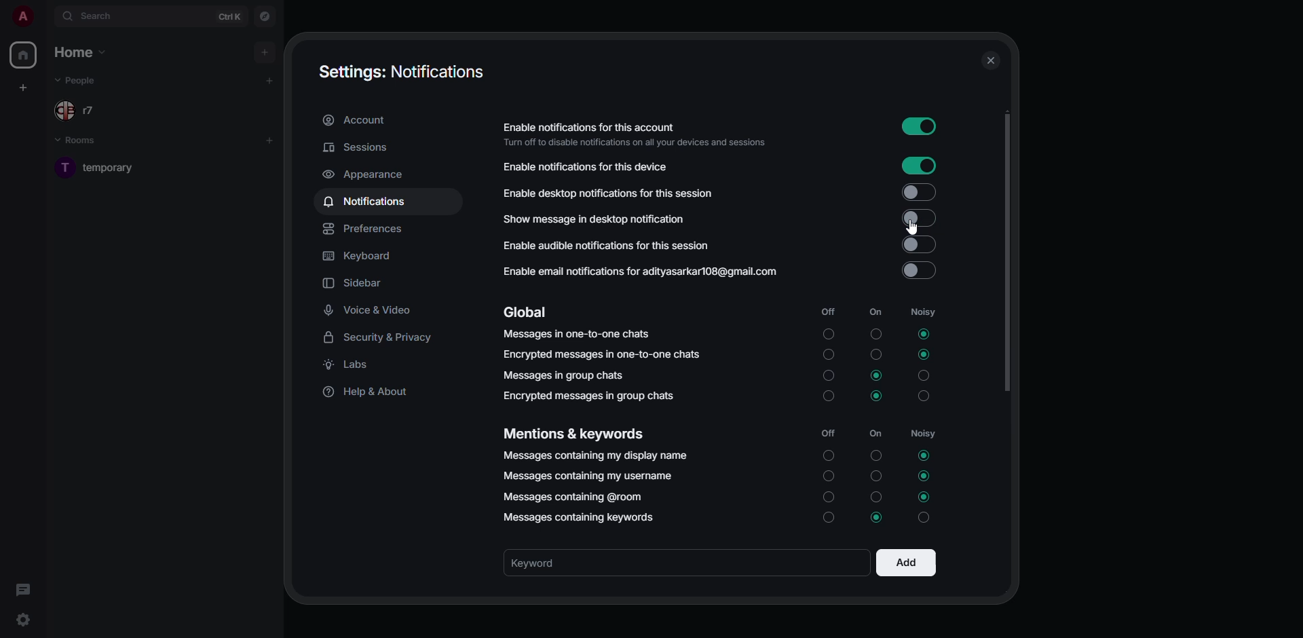  Describe the element at coordinates (76, 110) in the screenshot. I see `people` at that location.